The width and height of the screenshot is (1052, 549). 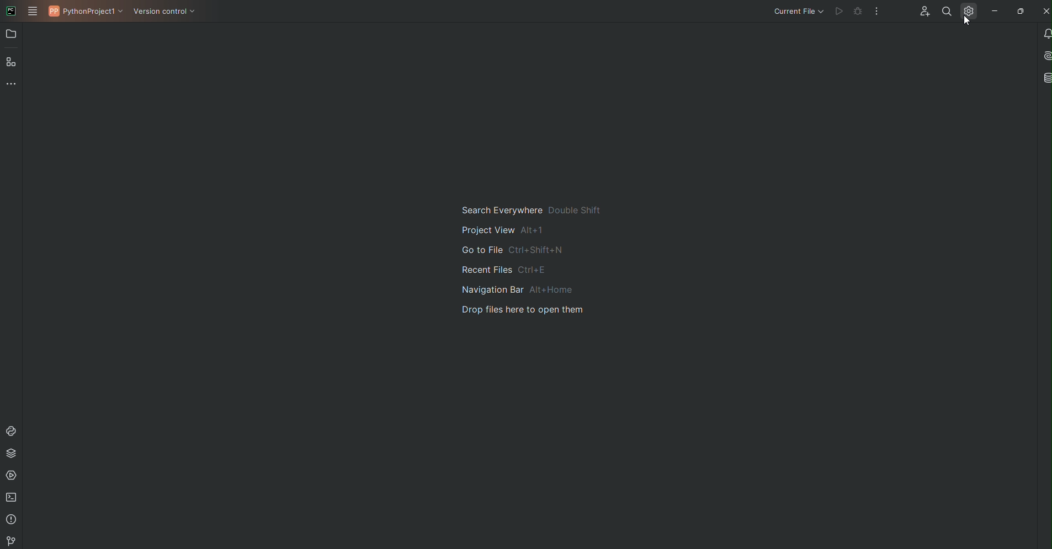 What do you see at coordinates (12, 520) in the screenshot?
I see `Problems` at bounding box center [12, 520].